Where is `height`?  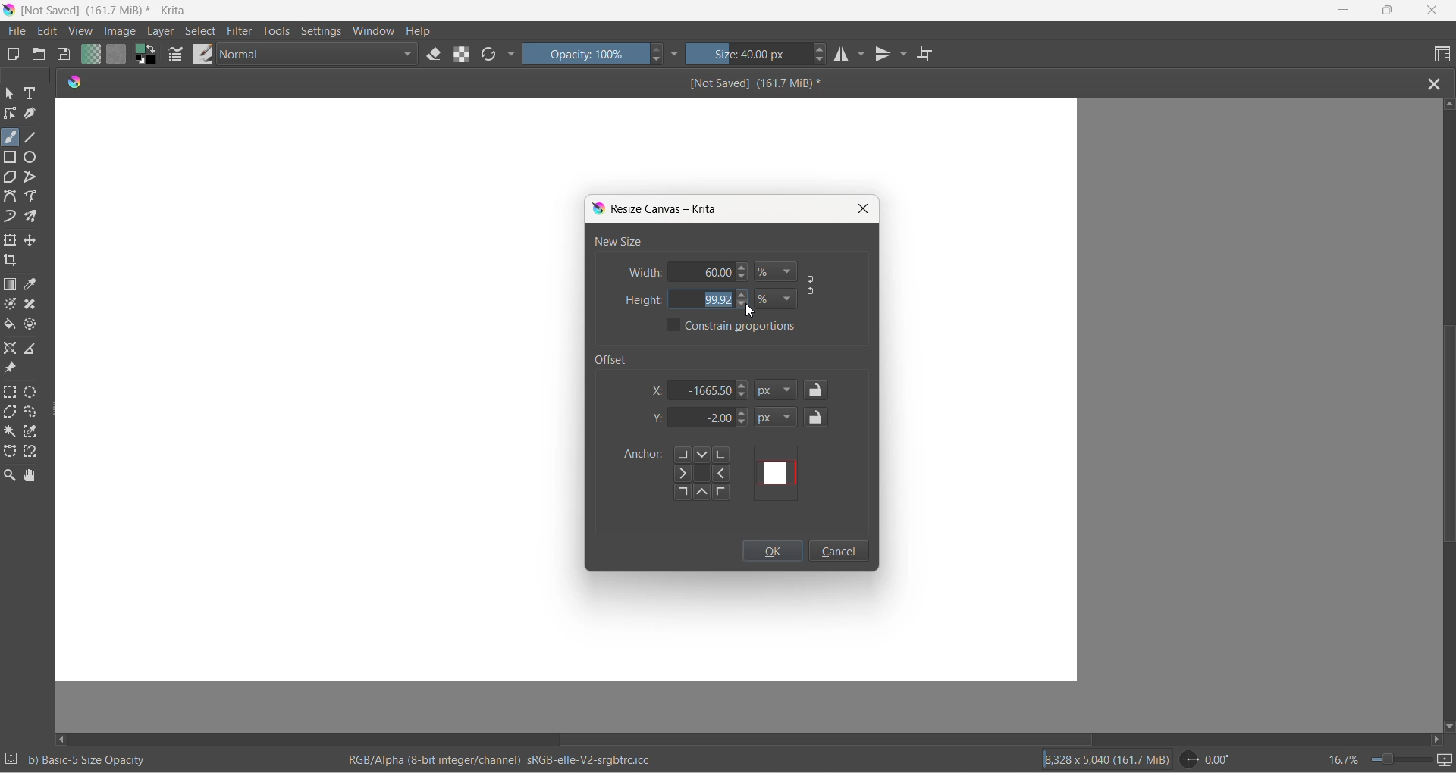
height is located at coordinates (643, 300).